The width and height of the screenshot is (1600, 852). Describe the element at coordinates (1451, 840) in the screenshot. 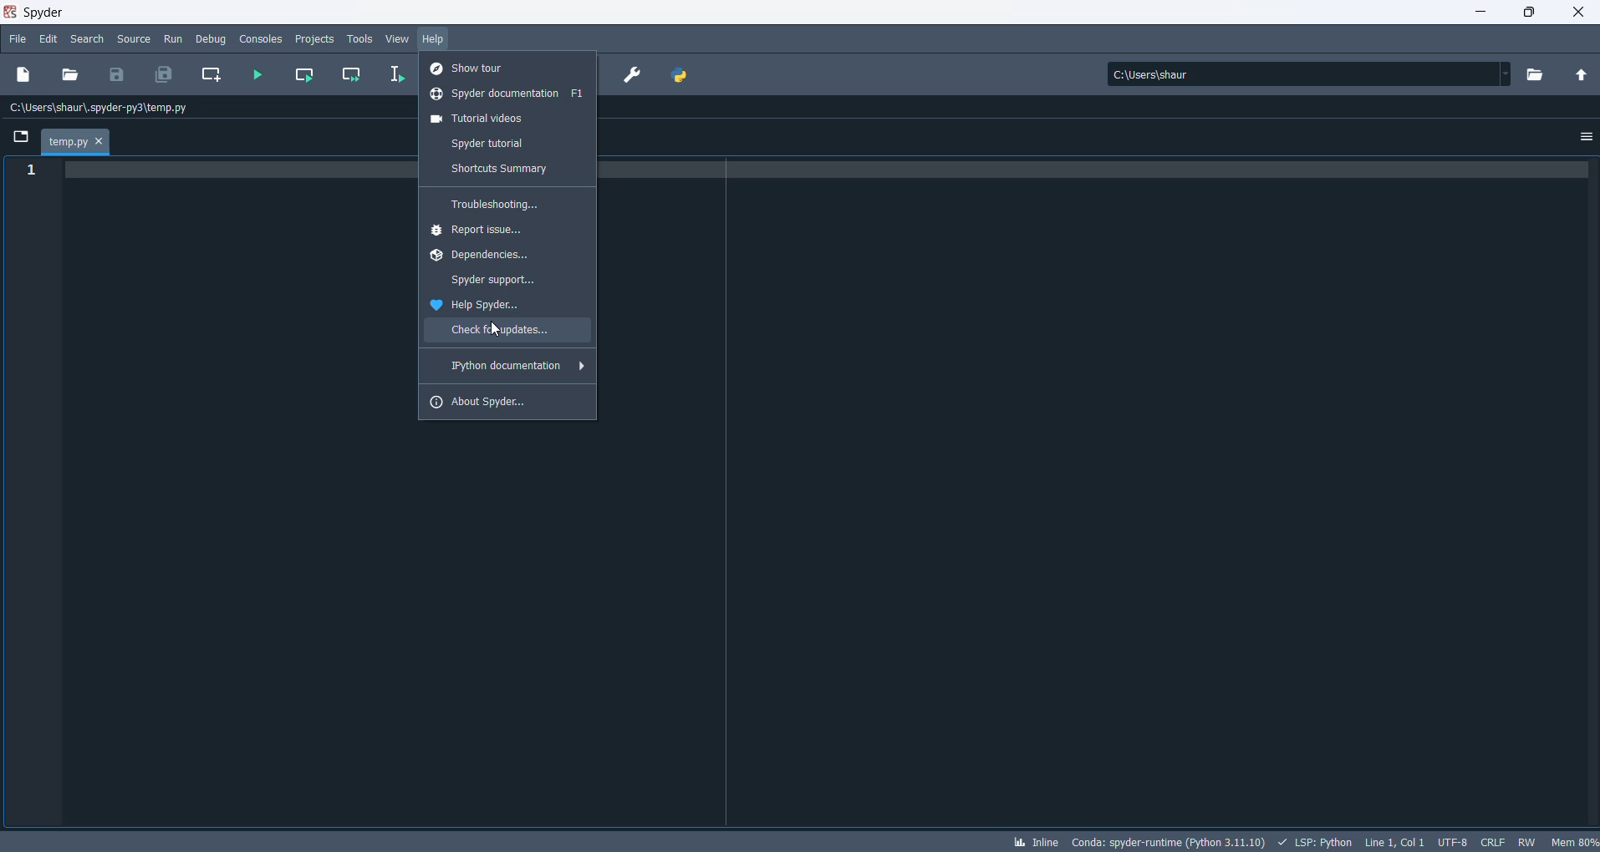

I see `CHARSET` at that location.